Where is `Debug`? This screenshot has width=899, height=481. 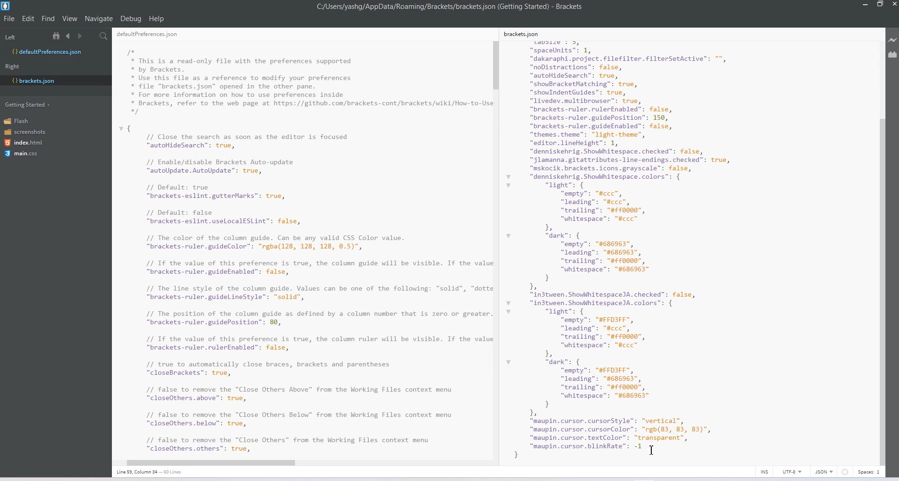 Debug is located at coordinates (131, 18).